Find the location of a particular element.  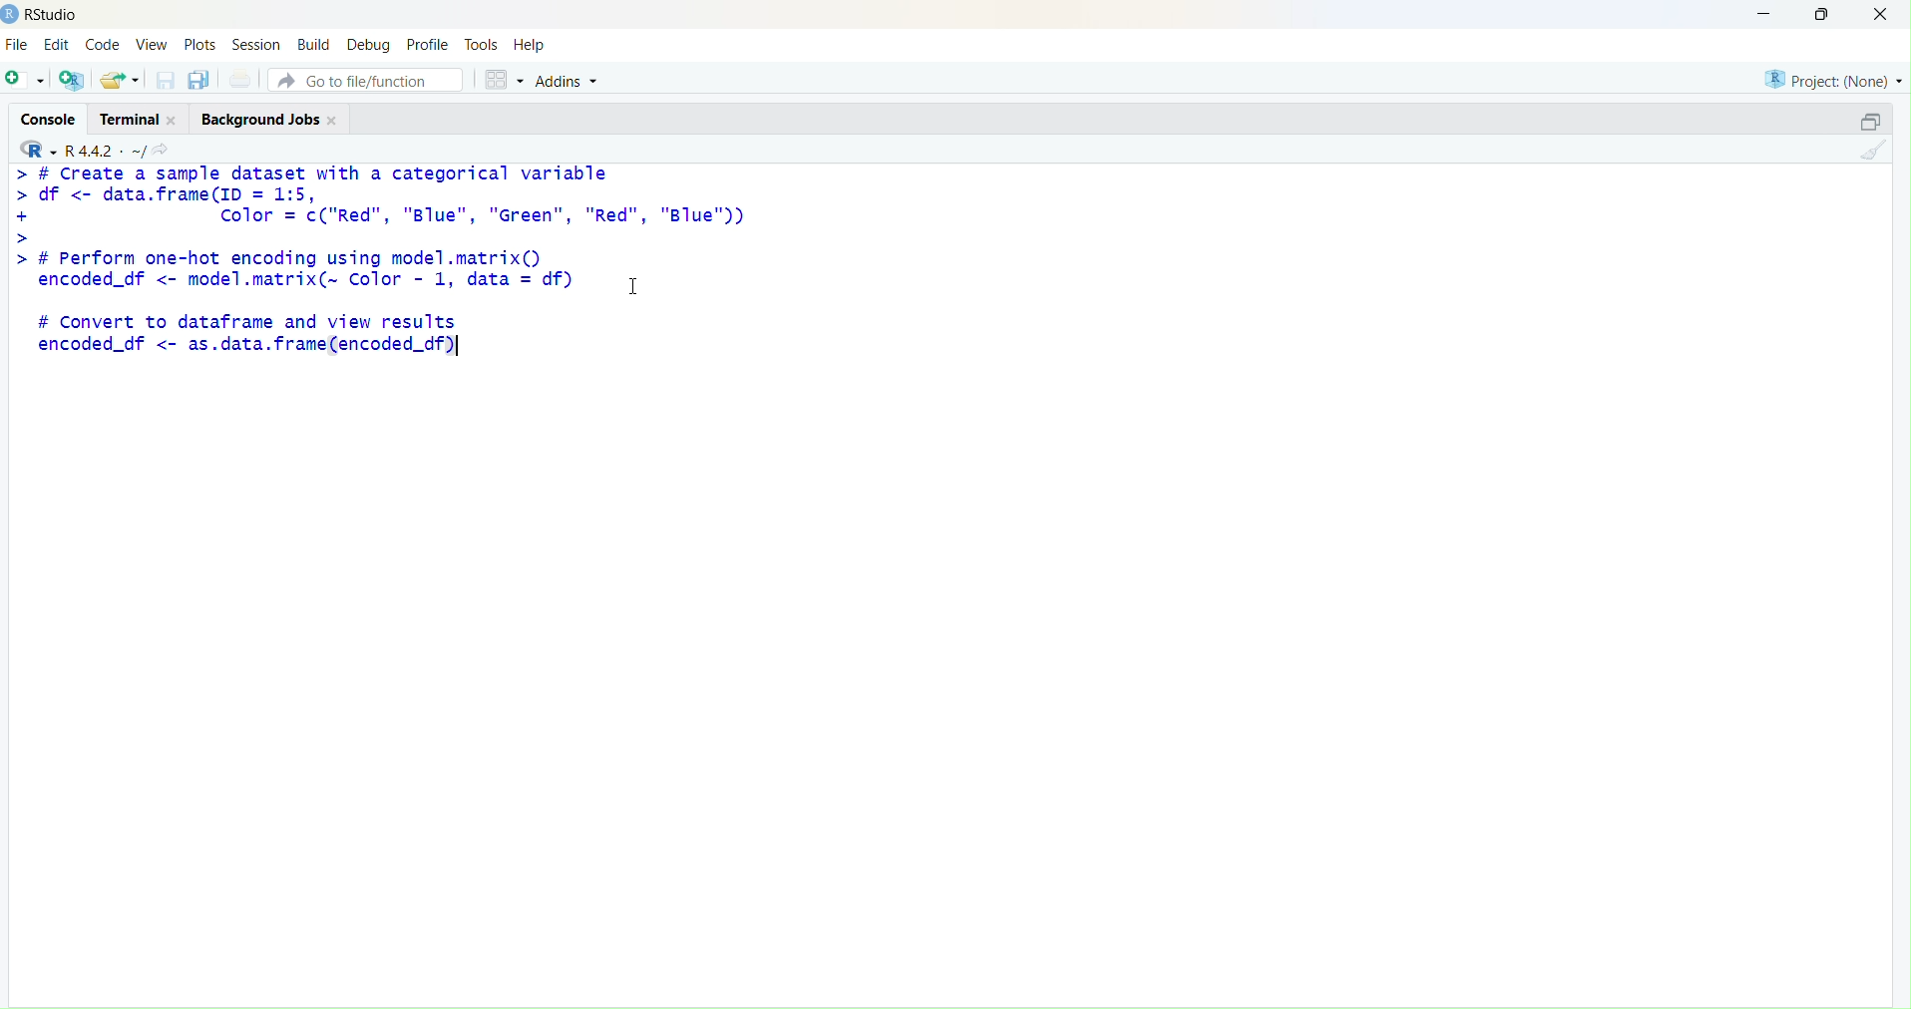

close is located at coordinates (1880, 13).